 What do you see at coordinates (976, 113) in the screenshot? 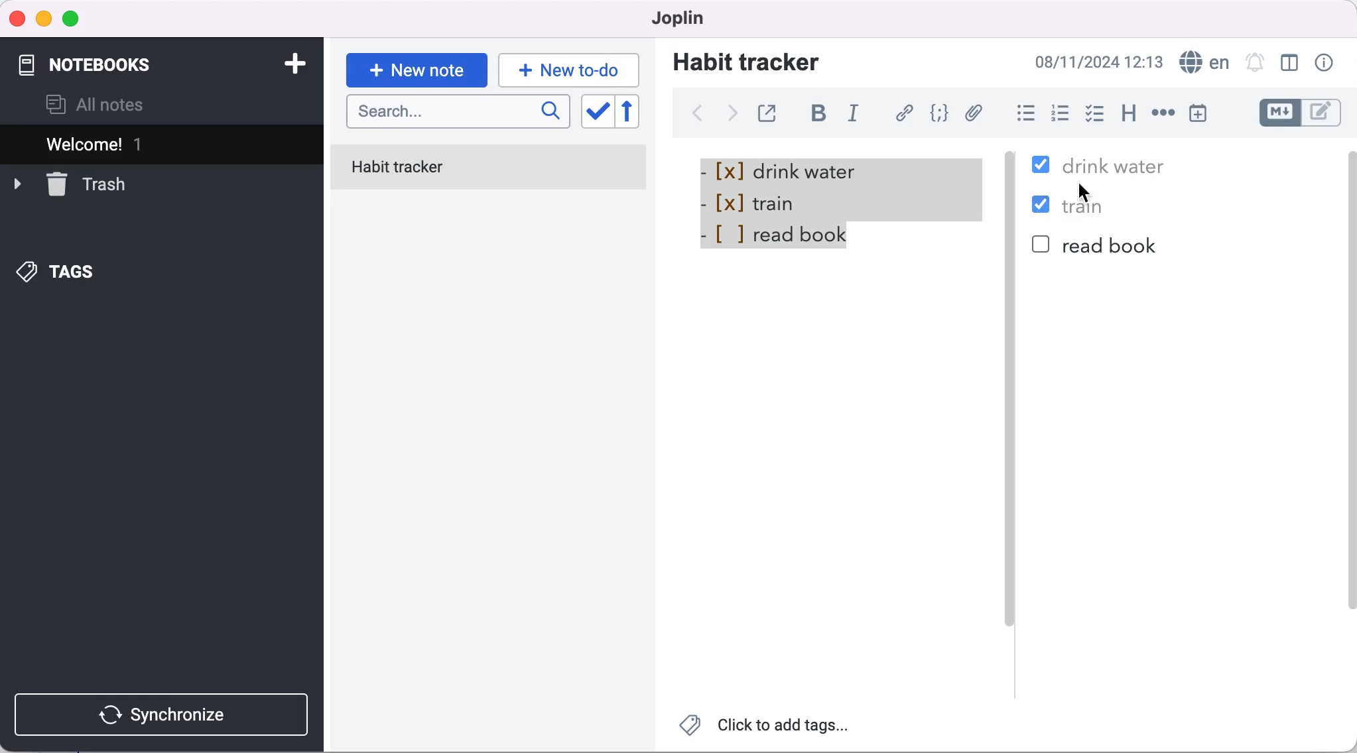
I see `attach file` at bounding box center [976, 113].